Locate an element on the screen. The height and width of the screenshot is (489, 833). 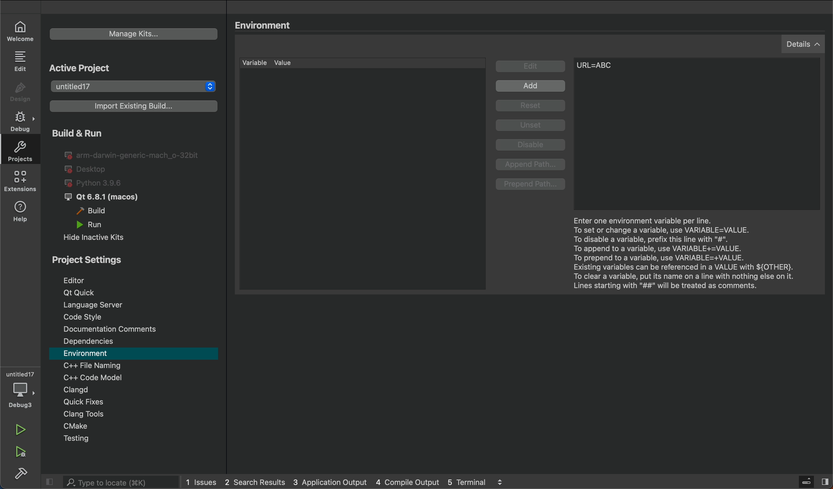
3 application output is located at coordinates (329, 482).